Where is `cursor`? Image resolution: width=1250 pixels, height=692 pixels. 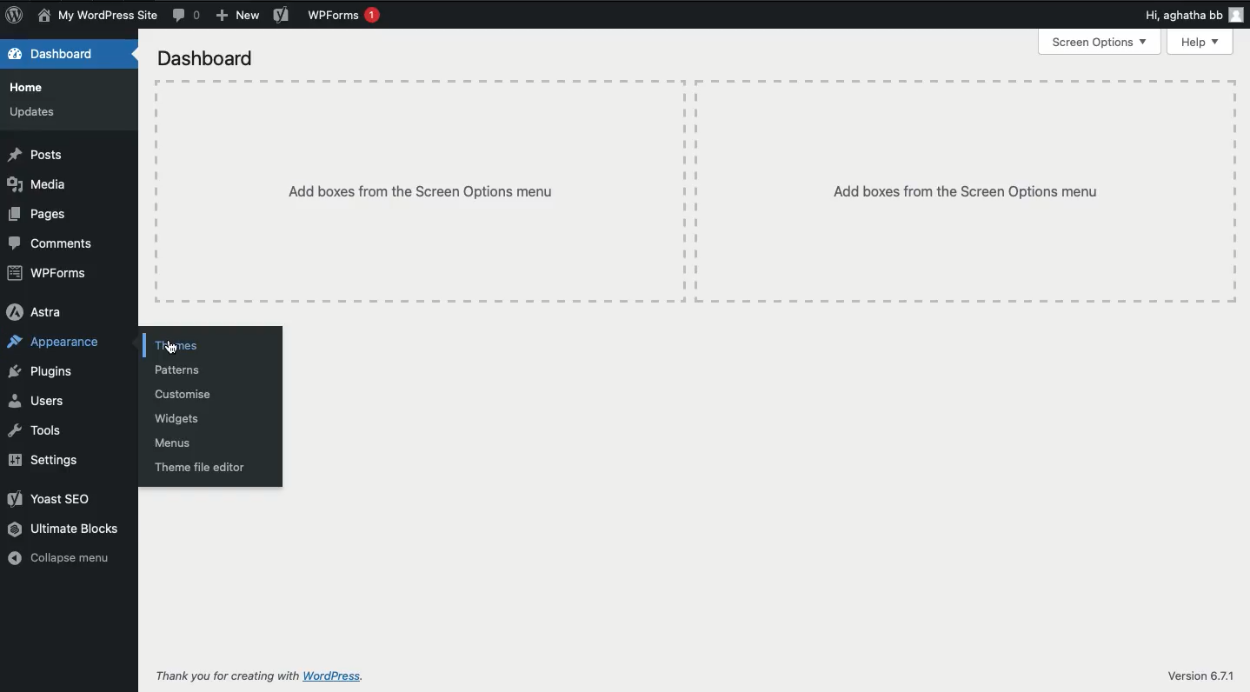
cursor is located at coordinates (170, 346).